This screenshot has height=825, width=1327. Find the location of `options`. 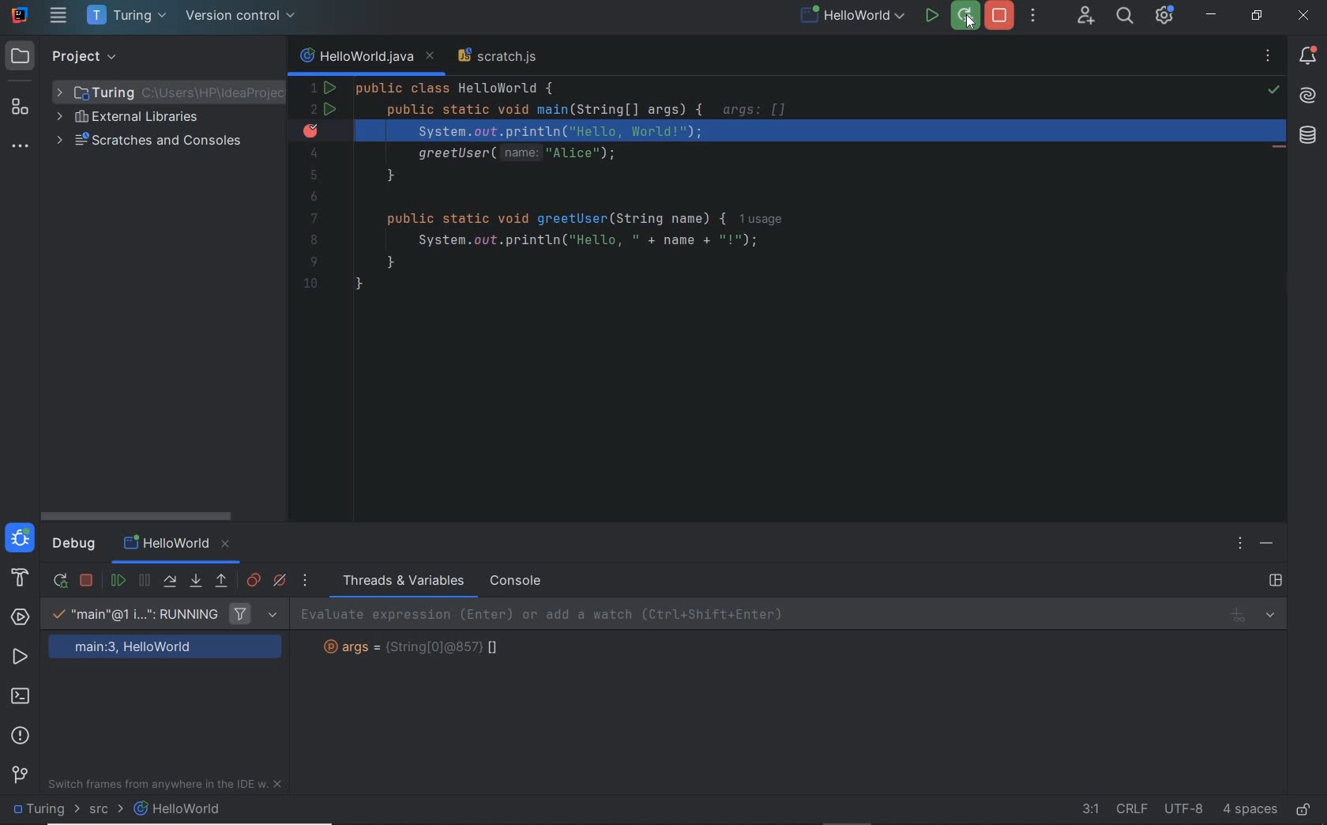

options is located at coordinates (1242, 545).